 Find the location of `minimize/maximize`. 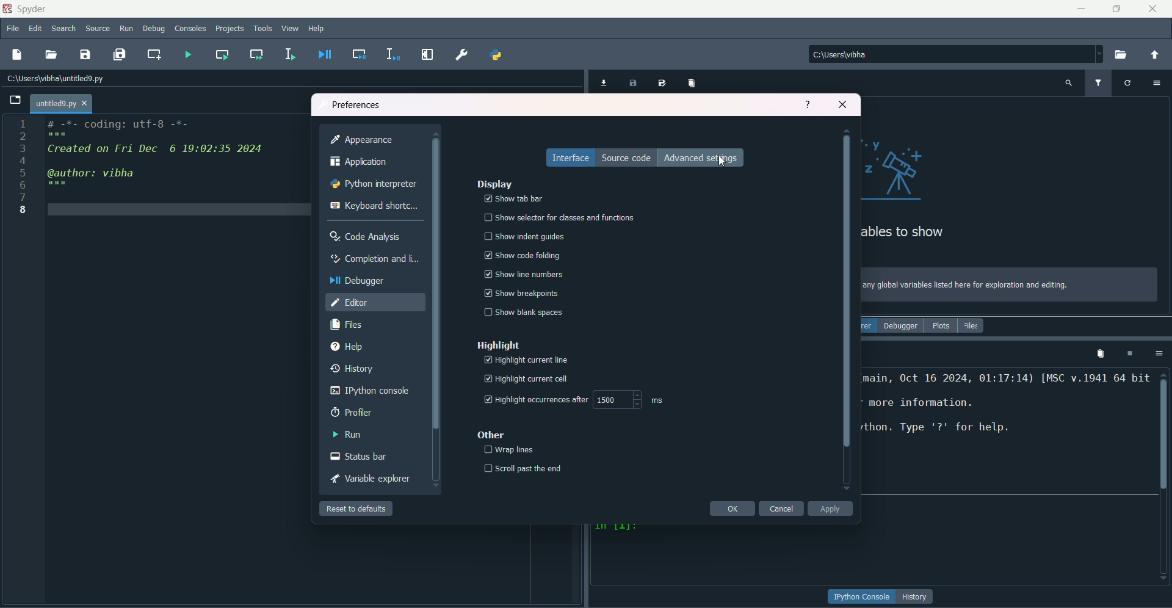

minimize/maximize is located at coordinates (1116, 9).